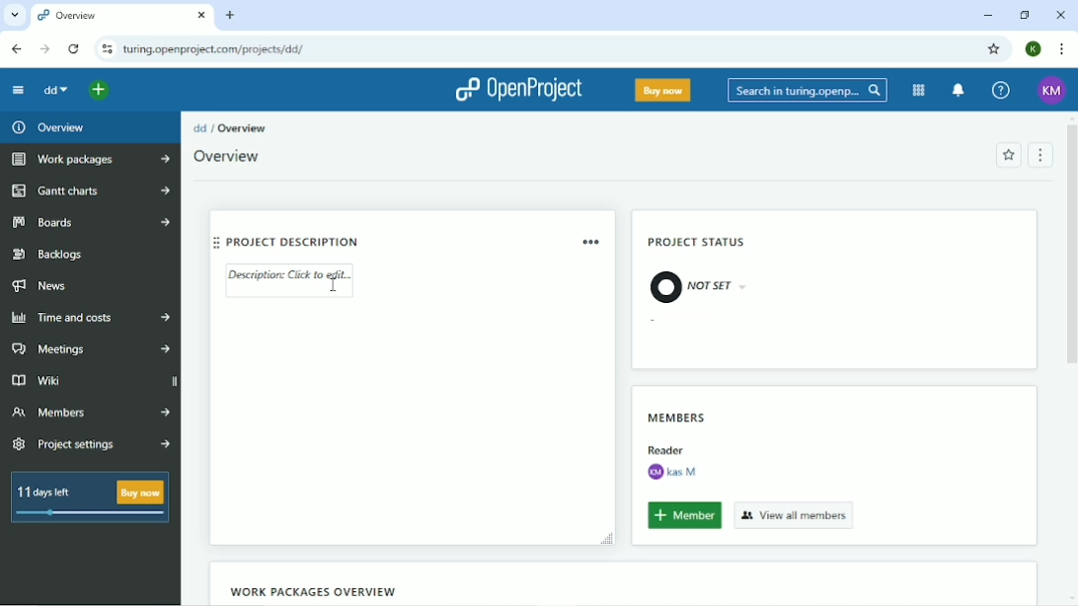  Describe the element at coordinates (18, 90) in the screenshot. I see `Collapse project menu` at that location.